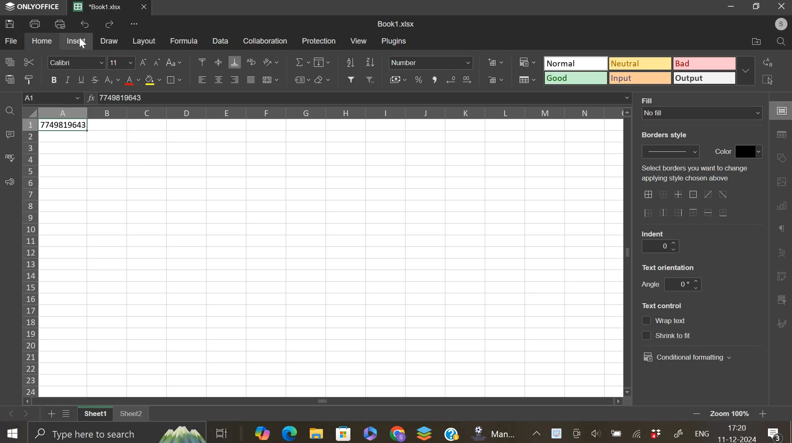  I want to click on conditional formatting, so click(528, 62).